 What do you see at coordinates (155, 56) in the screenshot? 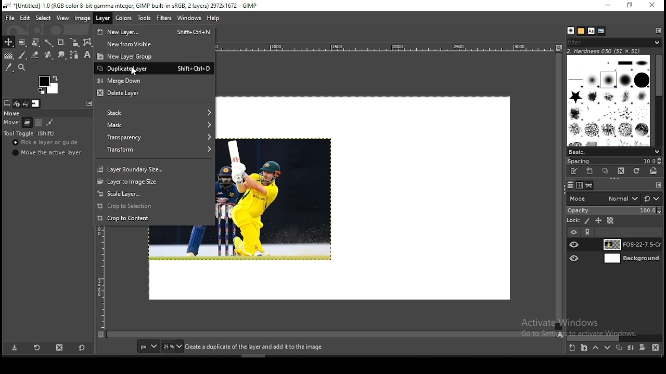
I see `new layer group` at bounding box center [155, 56].